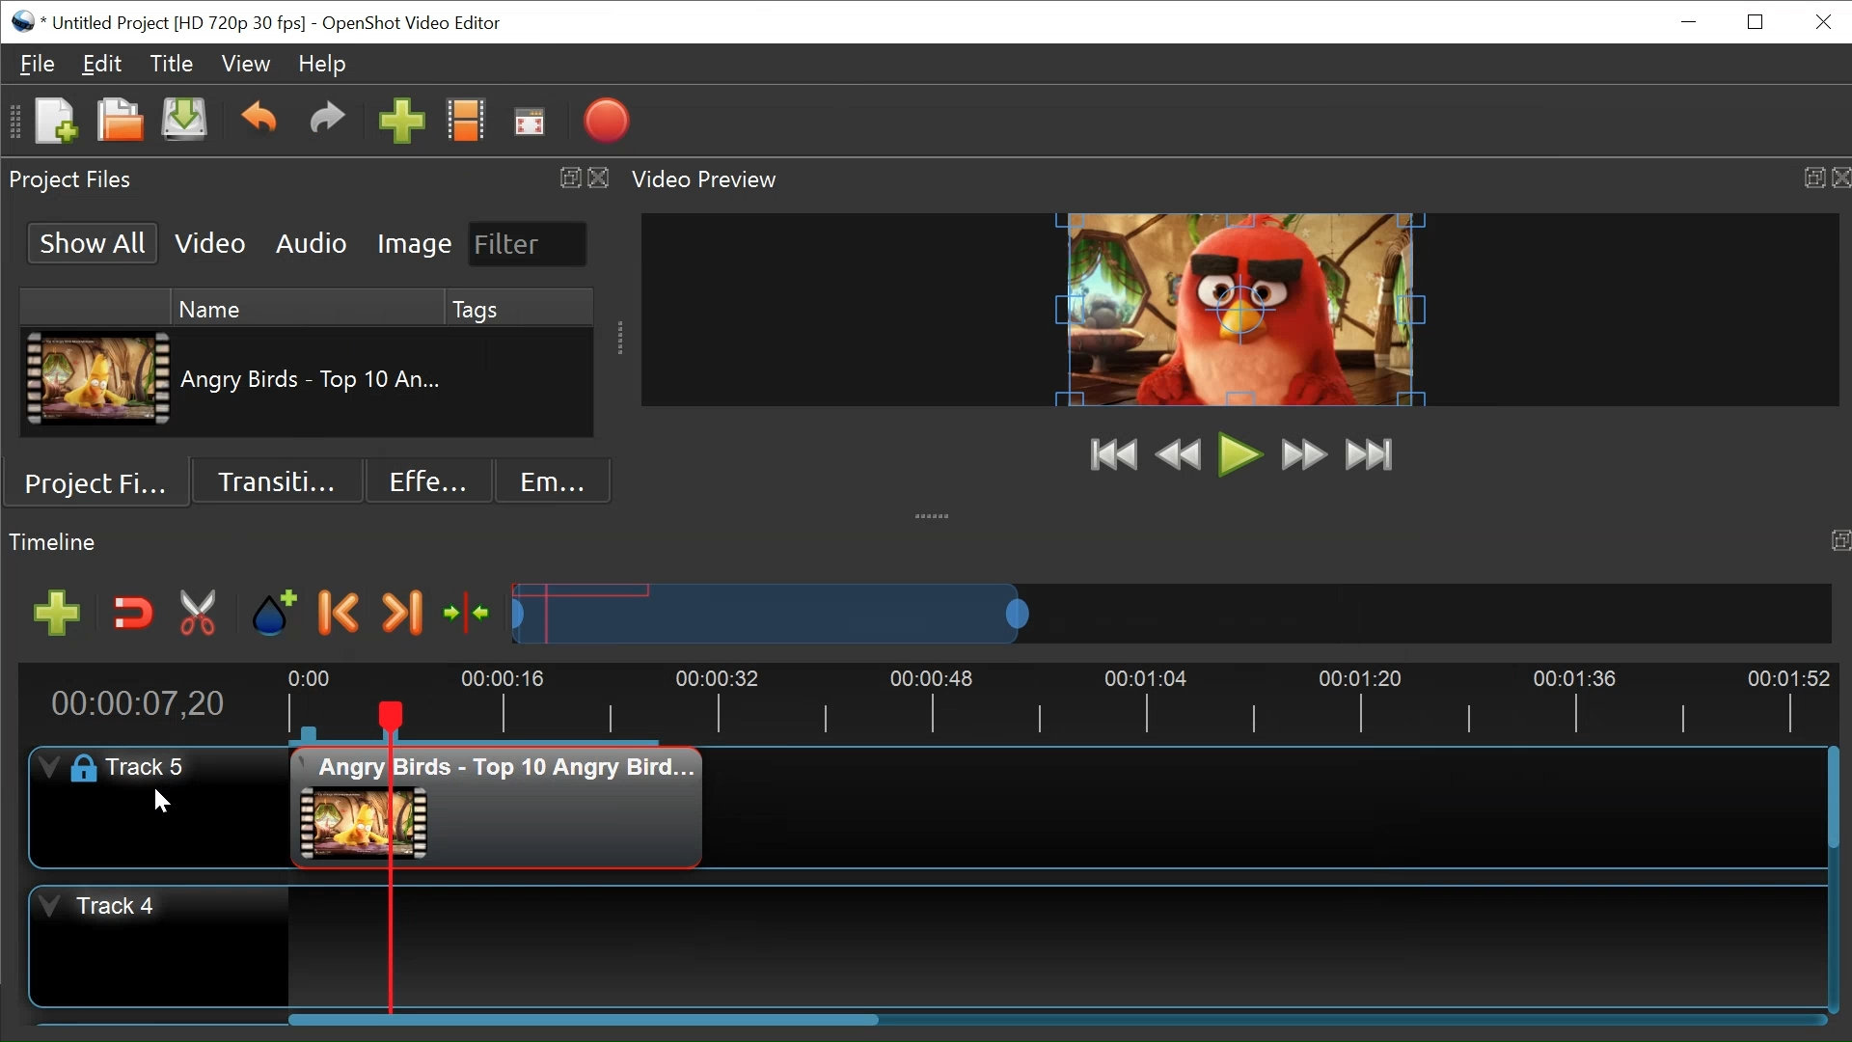  What do you see at coordinates (91, 243) in the screenshot?
I see `Show All` at bounding box center [91, 243].